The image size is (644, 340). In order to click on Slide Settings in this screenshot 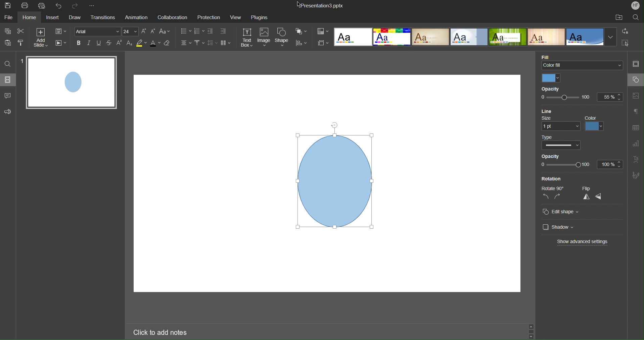, I will do `click(61, 32)`.